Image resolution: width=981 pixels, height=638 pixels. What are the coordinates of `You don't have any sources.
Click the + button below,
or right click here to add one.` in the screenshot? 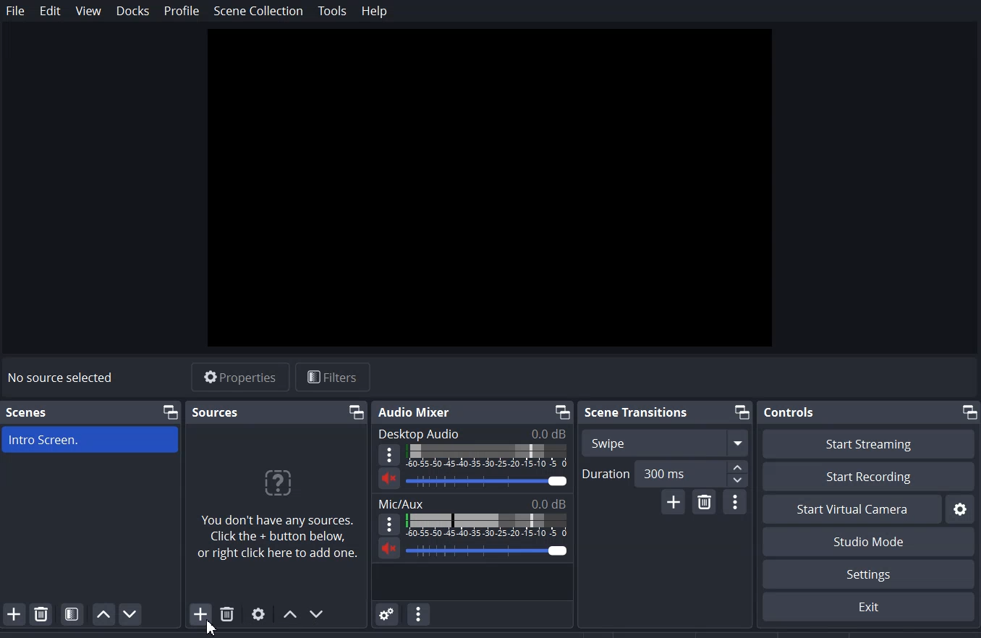 It's located at (280, 545).